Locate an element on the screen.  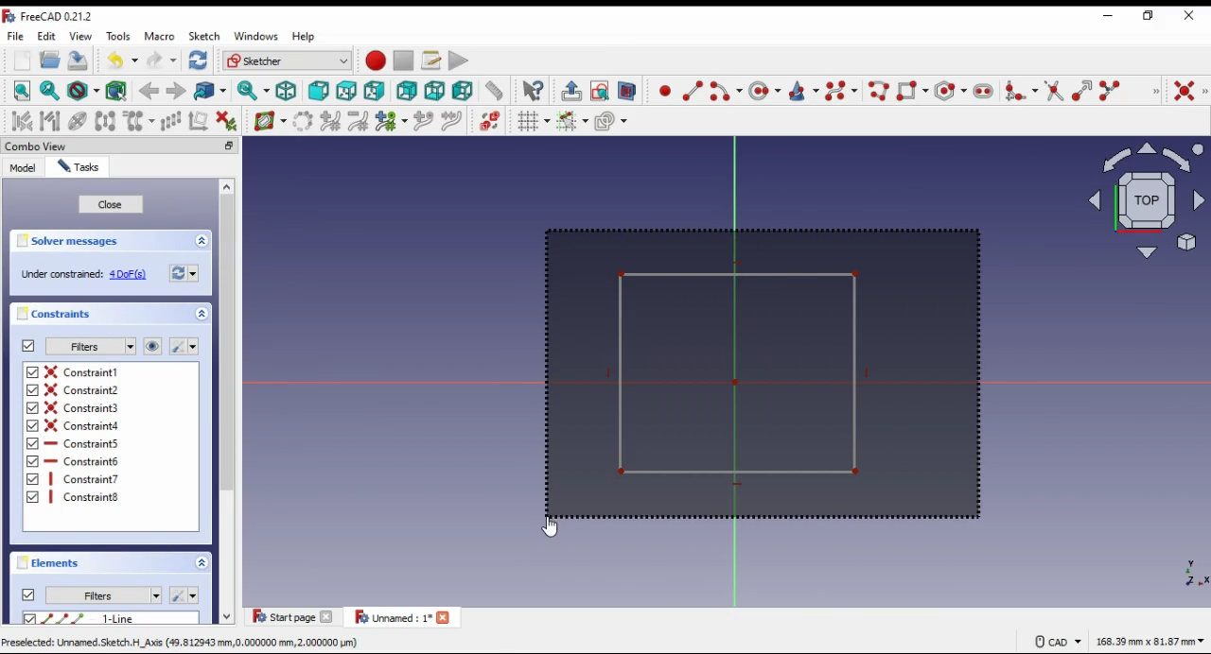
tasks is located at coordinates (79, 166).